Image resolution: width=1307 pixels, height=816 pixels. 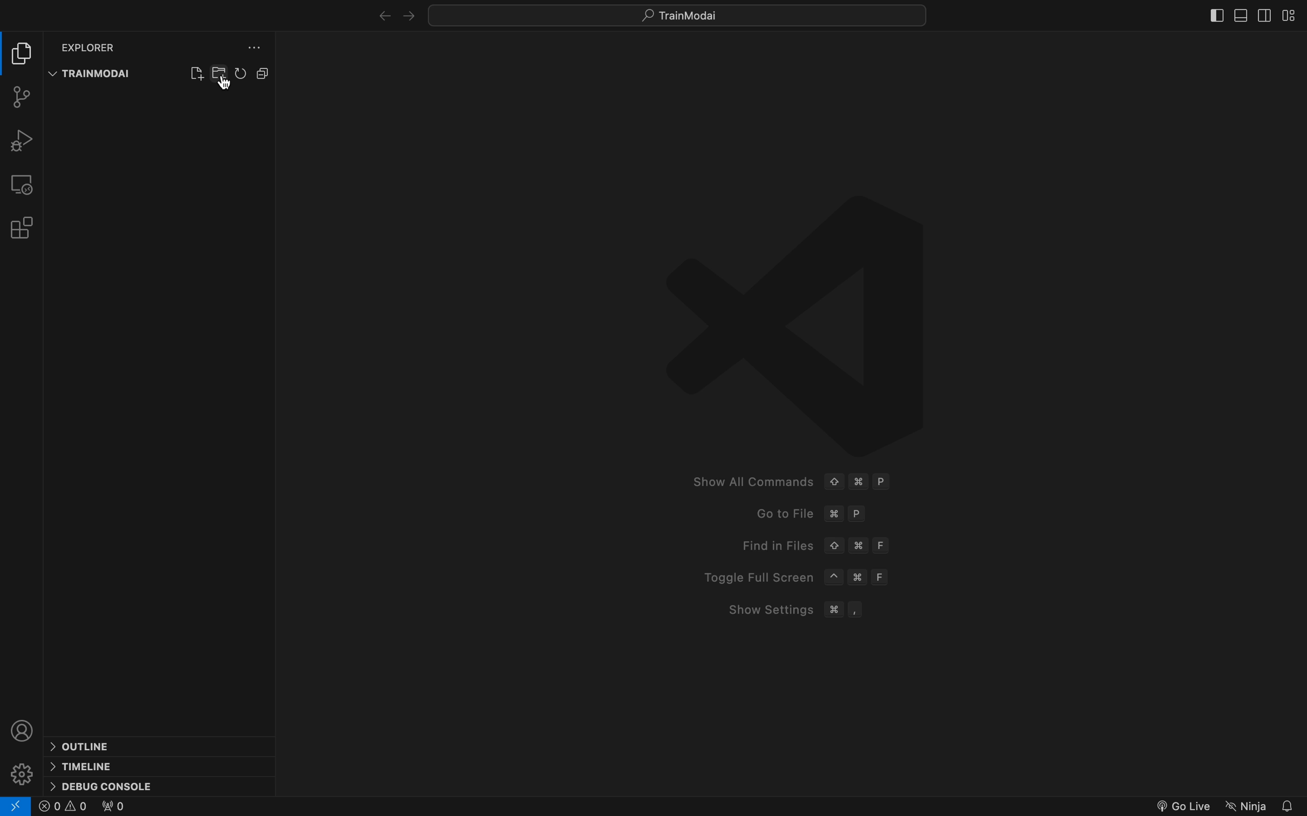 I want to click on toggle sidebar, so click(x=1289, y=15).